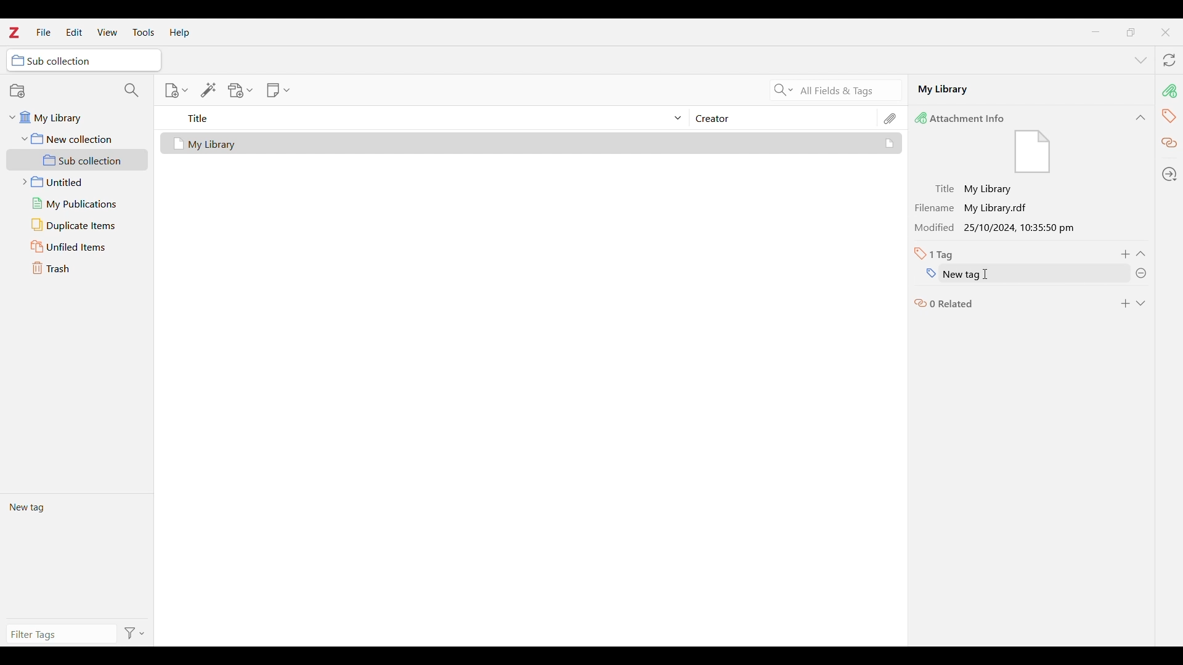  Describe the element at coordinates (1033, 153) in the screenshot. I see `` at that location.